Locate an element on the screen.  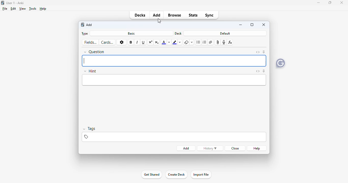
create deck is located at coordinates (176, 175).